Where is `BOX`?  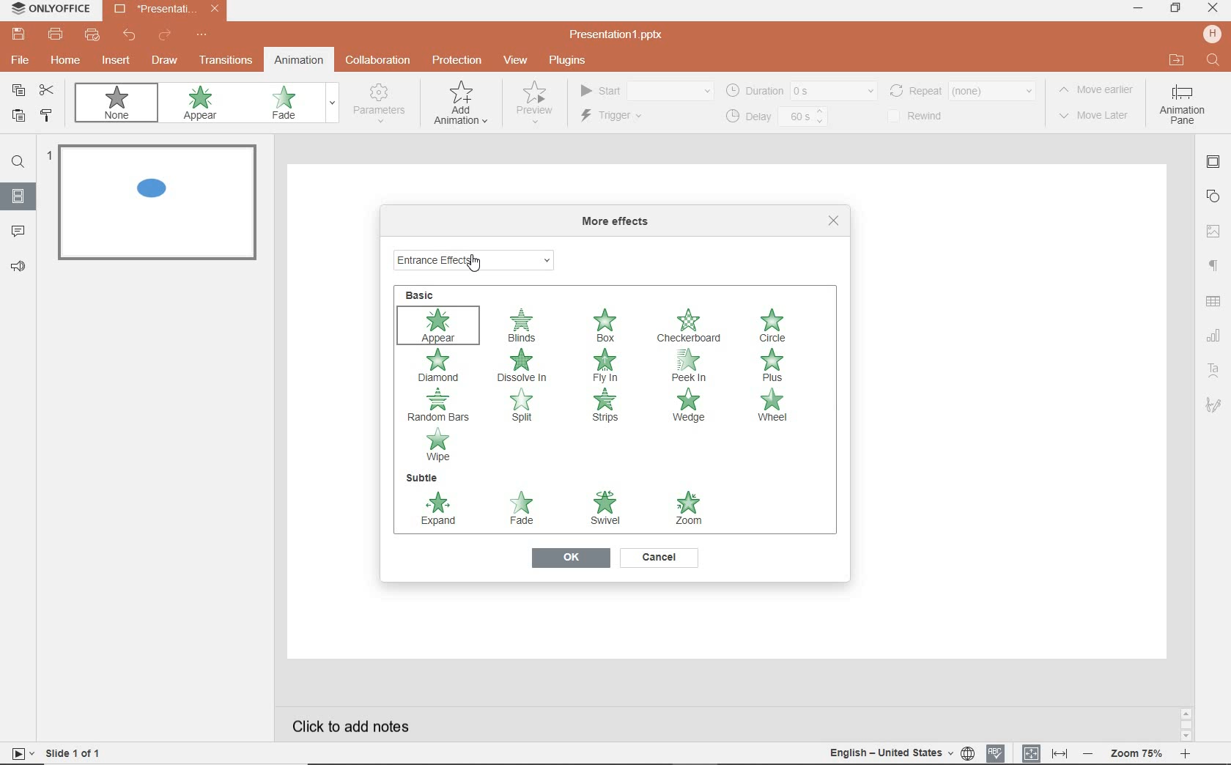
BOX is located at coordinates (606, 323).